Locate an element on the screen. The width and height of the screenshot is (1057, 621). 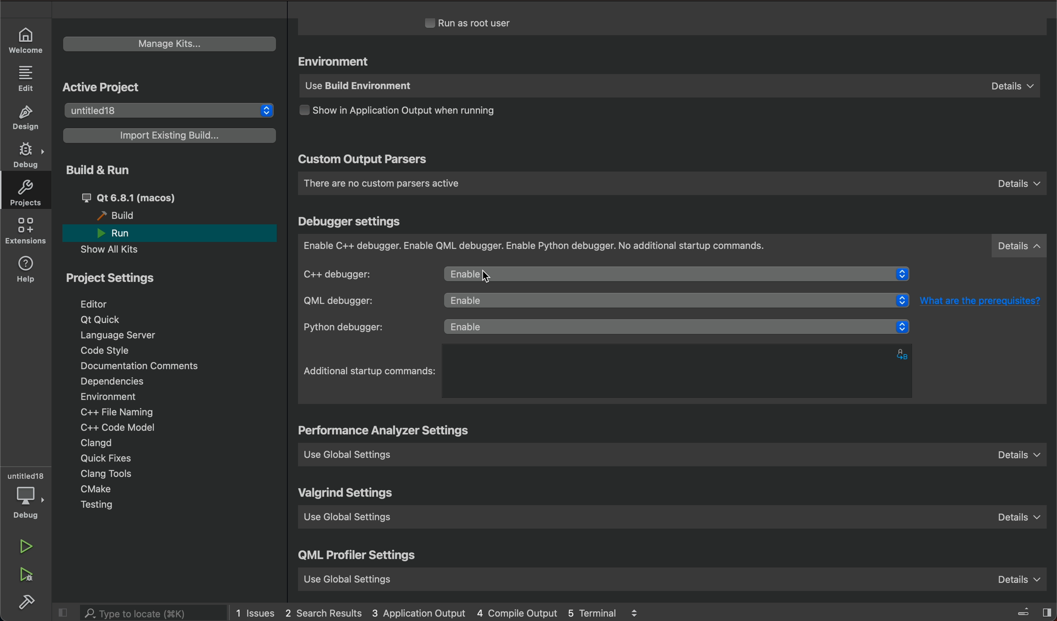
alphabets is located at coordinates (904, 353).